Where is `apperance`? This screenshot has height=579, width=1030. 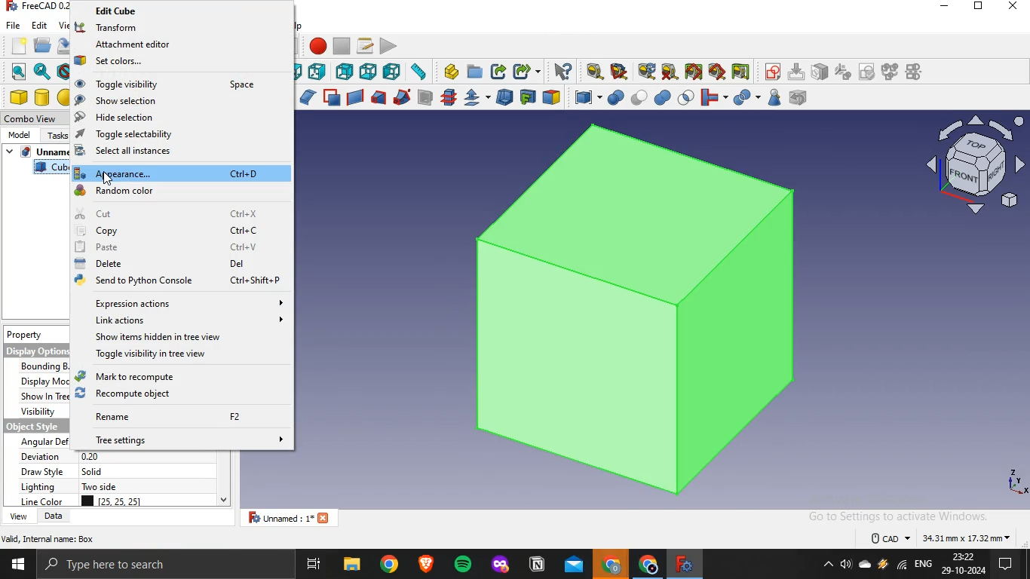
apperance is located at coordinates (179, 173).